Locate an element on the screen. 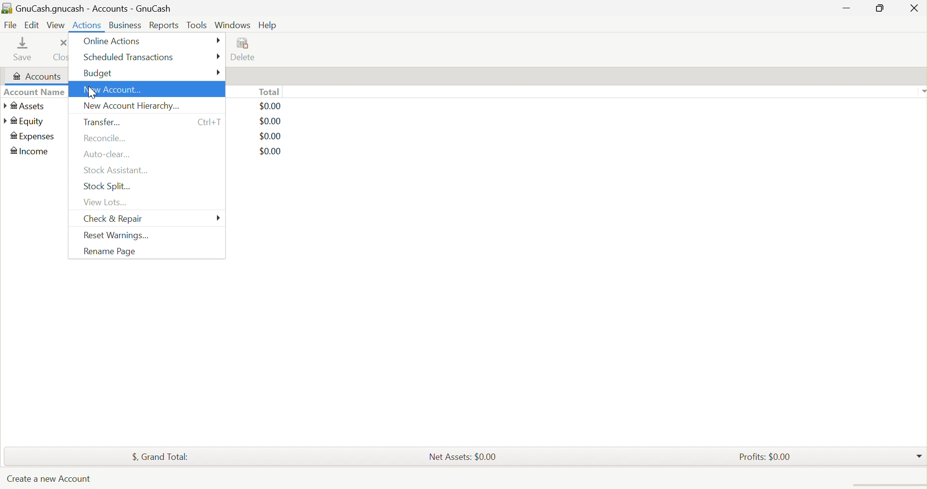 Image resolution: width=927 pixels, height=489 pixels. Auto-clear... is located at coordinates (109, 154).